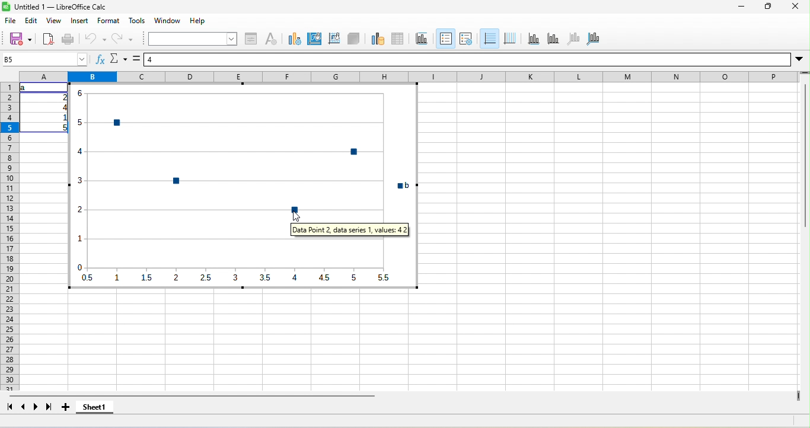 The image size is (810, 428). Describe the element at coordinates (398, 40) in the screenshot. I see `data table` at that location.